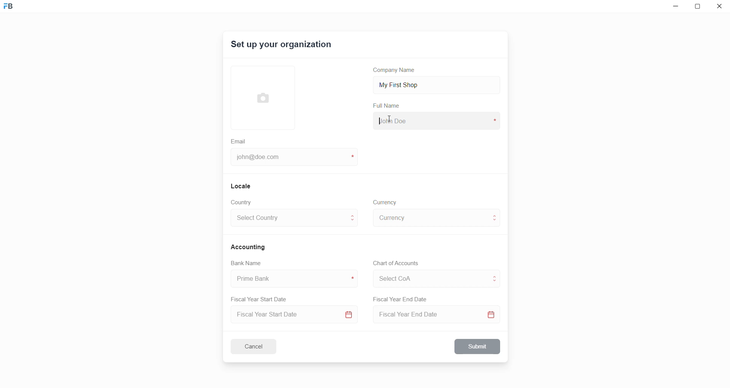 The height and width of the screenshot is (388, 730). What do you see at coordinates (430, 217) in the screenshot?
I see `select currency` at bounding box center [430, 217].